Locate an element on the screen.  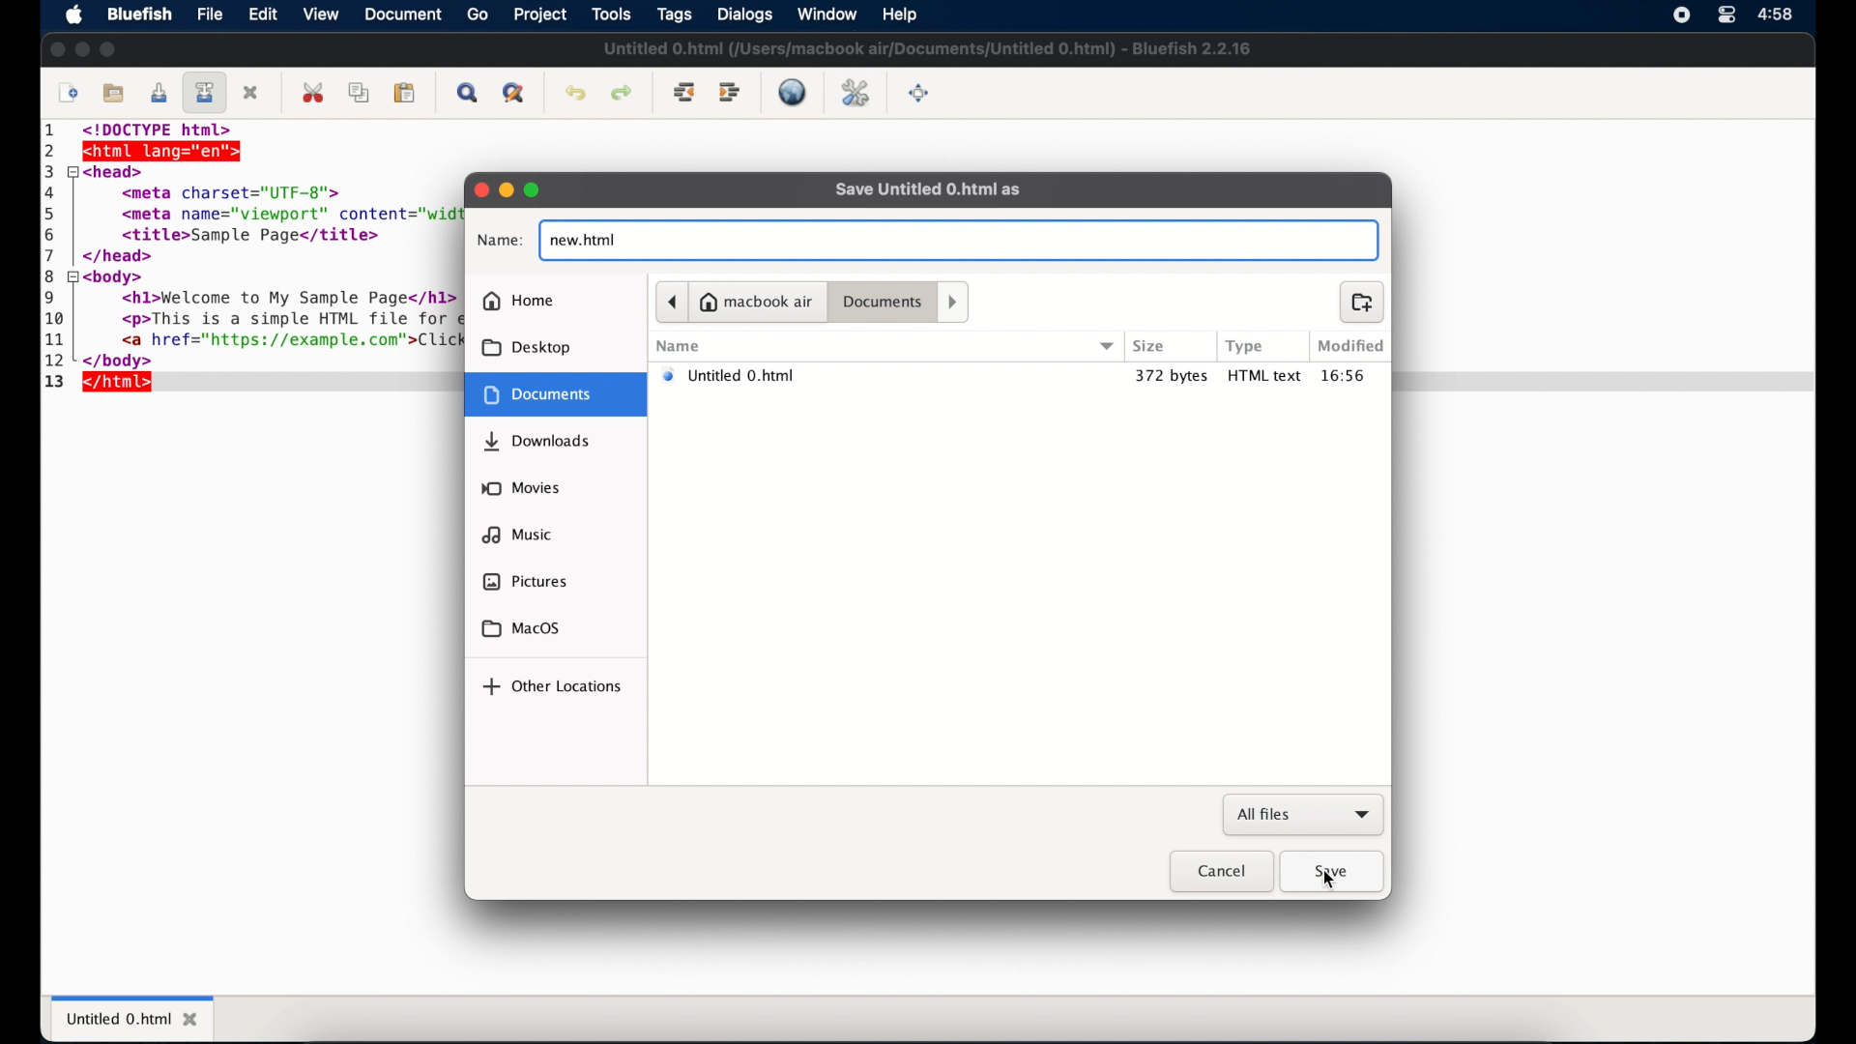
type is located at coordinates (1248, 347).